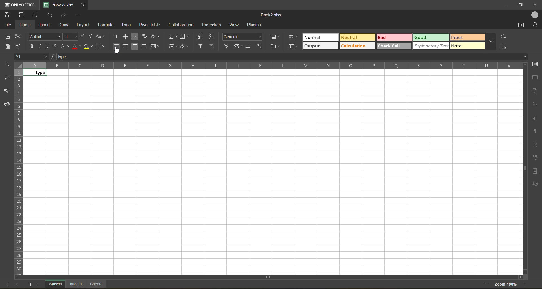  What do you see at coordinates (185, 47) in the screenshot?
I see `clear` at bounding box center [185, 47].